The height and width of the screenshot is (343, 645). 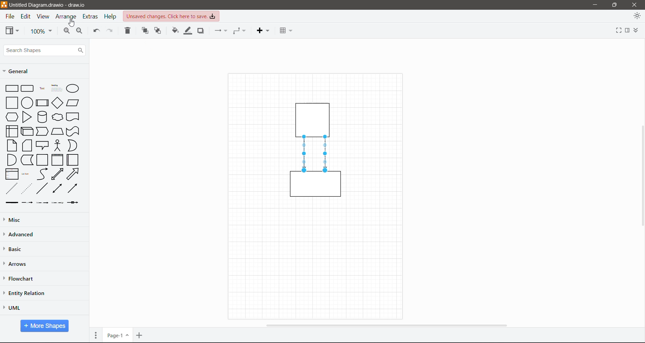 What do you see at coordinates (27, 131) in the screenshot?
I see `Cube` at bounding box center [27, 131].